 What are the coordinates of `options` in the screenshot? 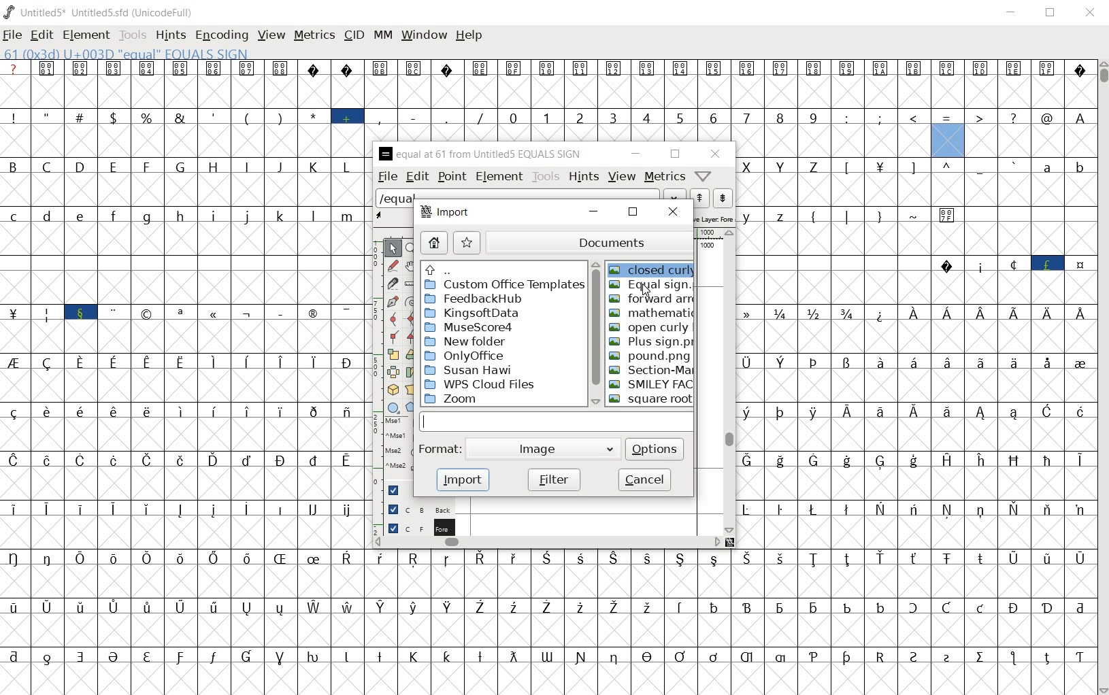 It's located at (655, 449).